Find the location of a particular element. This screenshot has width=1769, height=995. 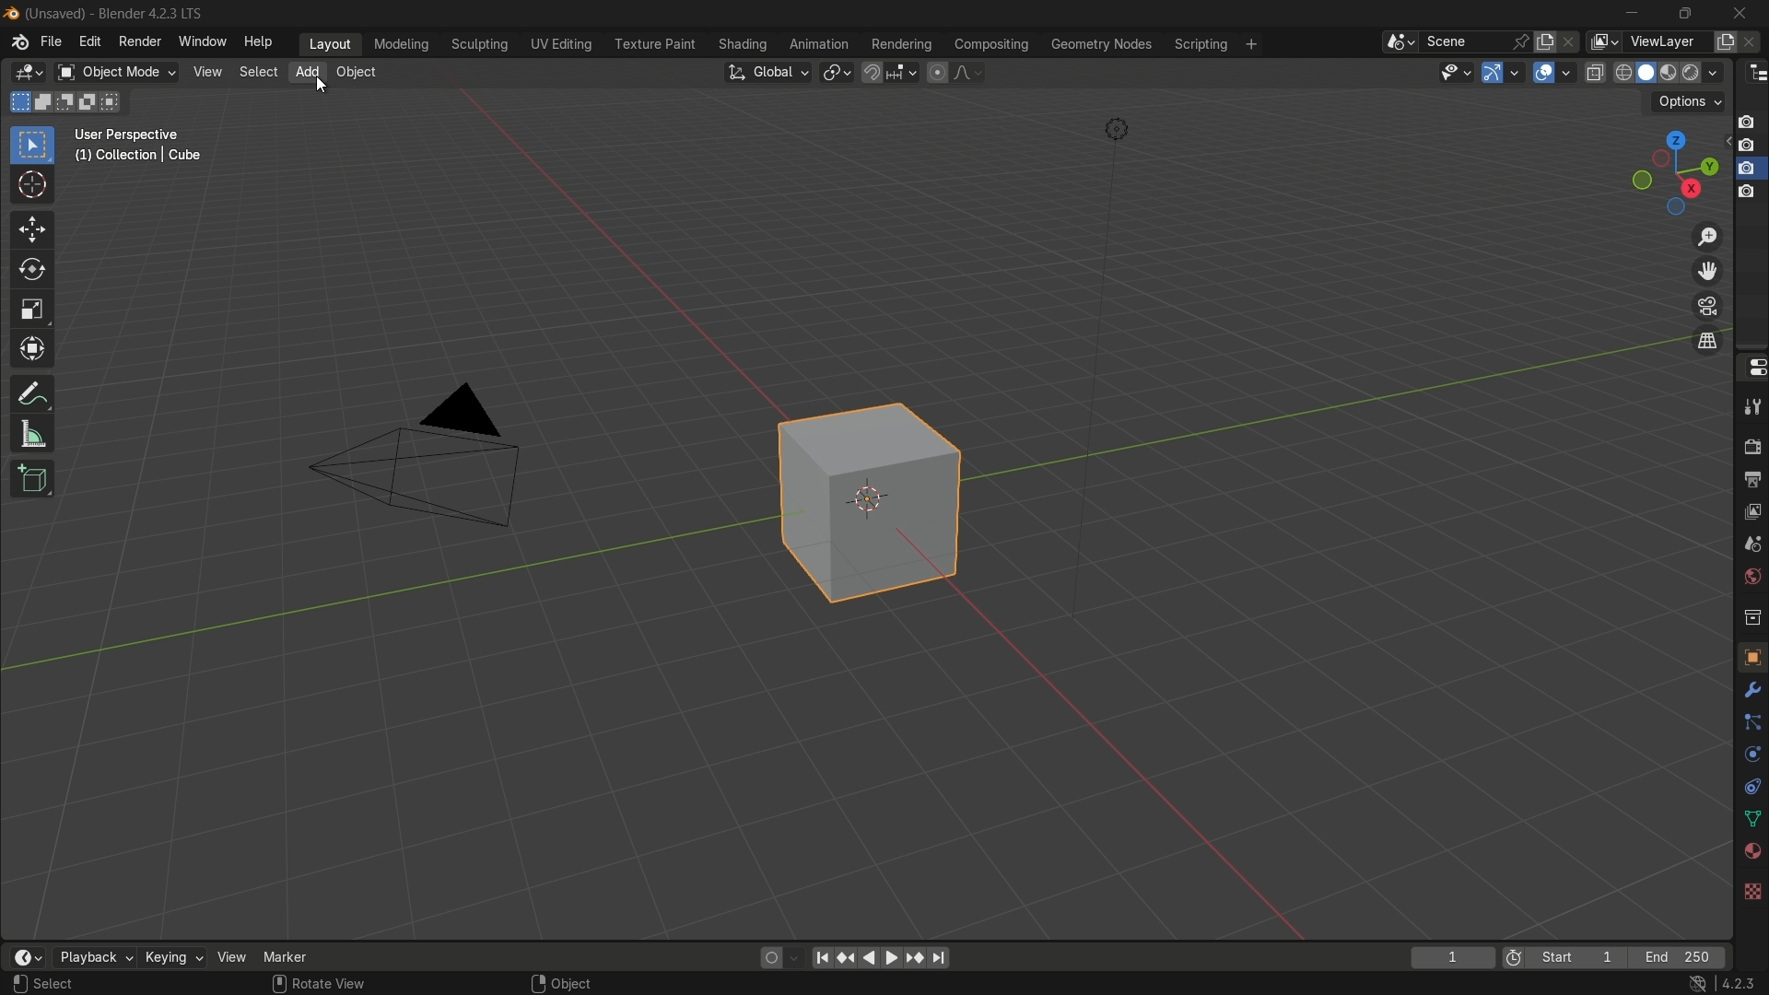

animation is located at coordinates (819, 44).